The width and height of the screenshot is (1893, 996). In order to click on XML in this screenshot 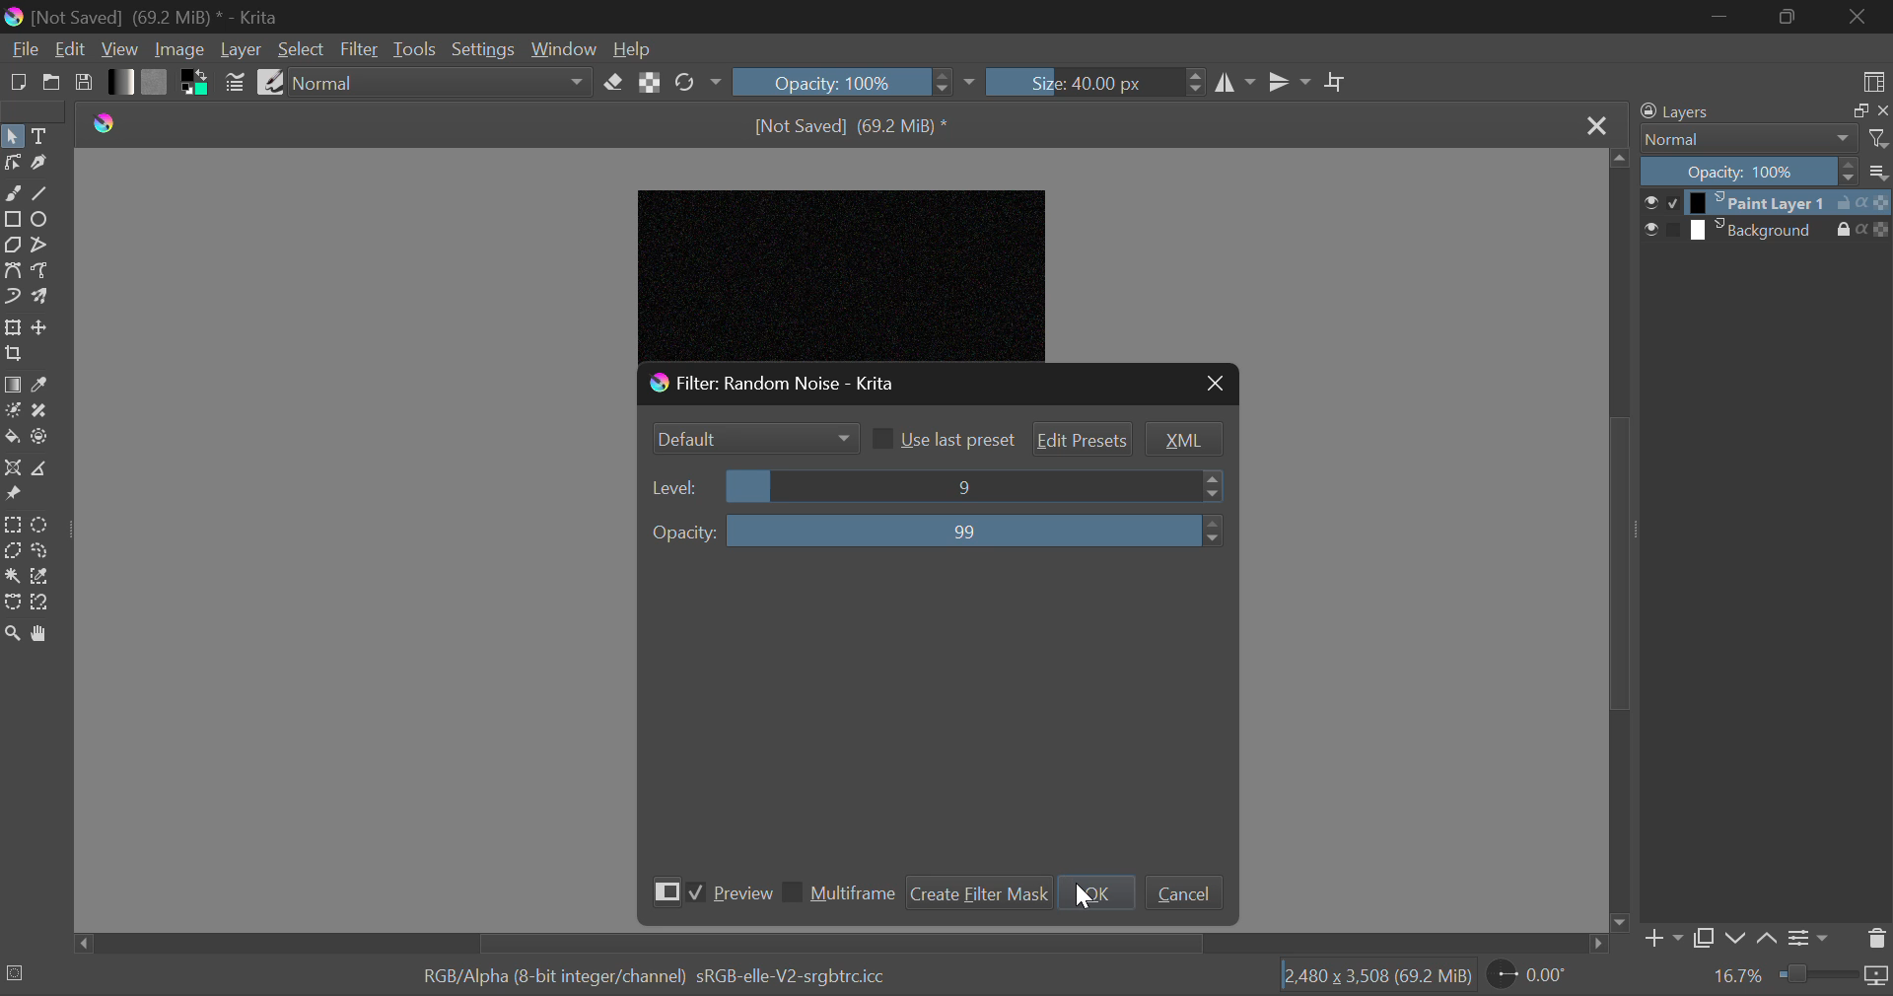, I will do `click(1183, 440)`.